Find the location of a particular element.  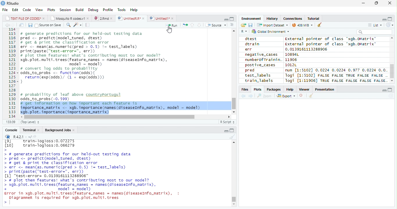

List is located at coordinates (375, 25).